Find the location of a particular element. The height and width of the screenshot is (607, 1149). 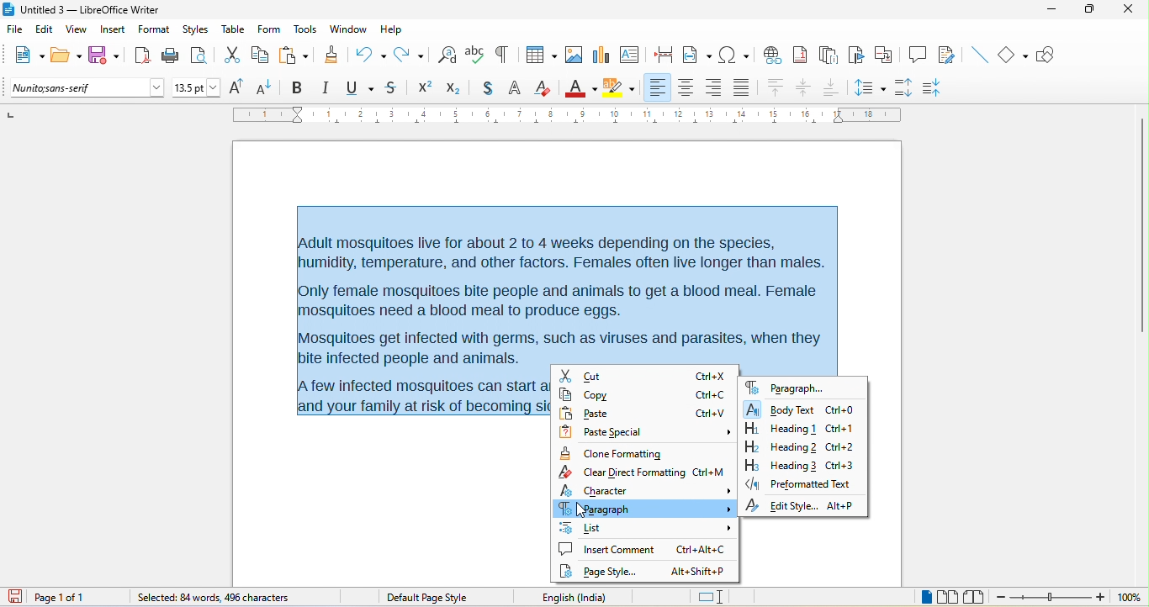

find and replace is located at coordinates (447, 54).